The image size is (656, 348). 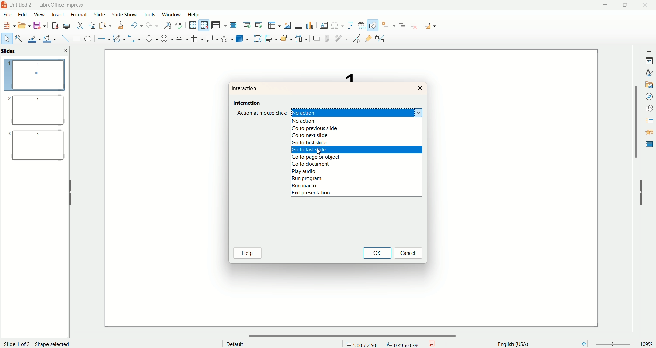 What do you see at coordinates (125, 15) in the screenshot?
I see `slide show` at bounding box center [125, 15].